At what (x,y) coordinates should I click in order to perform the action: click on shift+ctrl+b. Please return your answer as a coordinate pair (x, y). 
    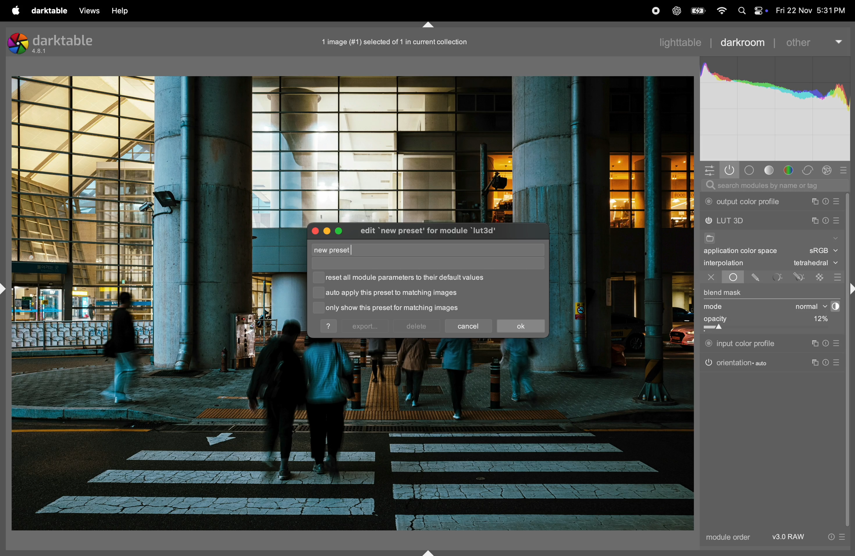
    Looking at the image, I should click on (429, 552).